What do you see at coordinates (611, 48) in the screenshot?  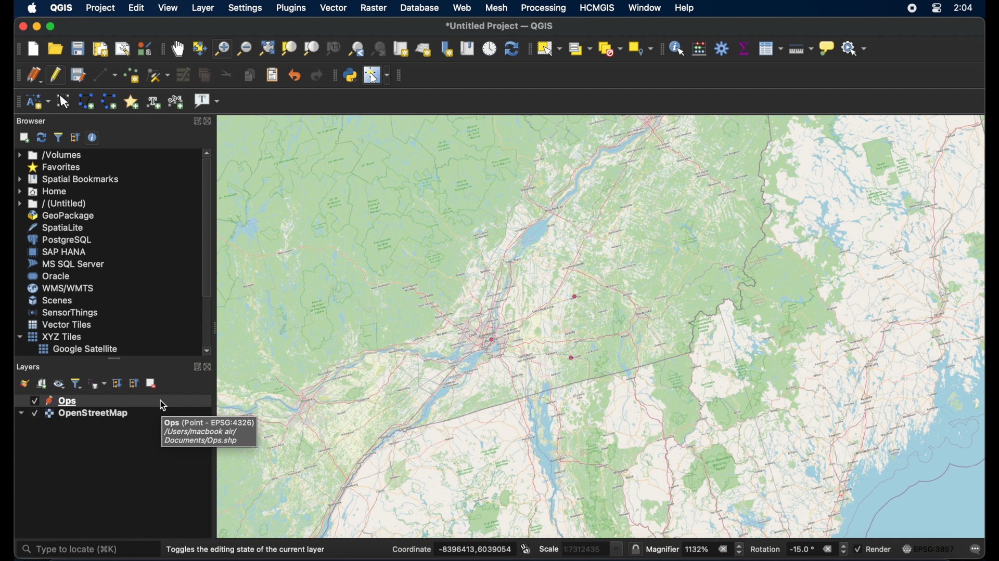 I see `deselect features from all layers` at bounding box center [611, 48].